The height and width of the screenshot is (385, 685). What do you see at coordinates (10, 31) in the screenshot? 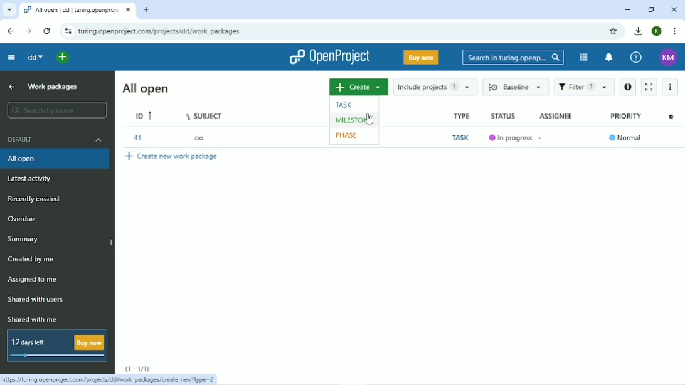
I see `Back` at bounding box center [10, 31].